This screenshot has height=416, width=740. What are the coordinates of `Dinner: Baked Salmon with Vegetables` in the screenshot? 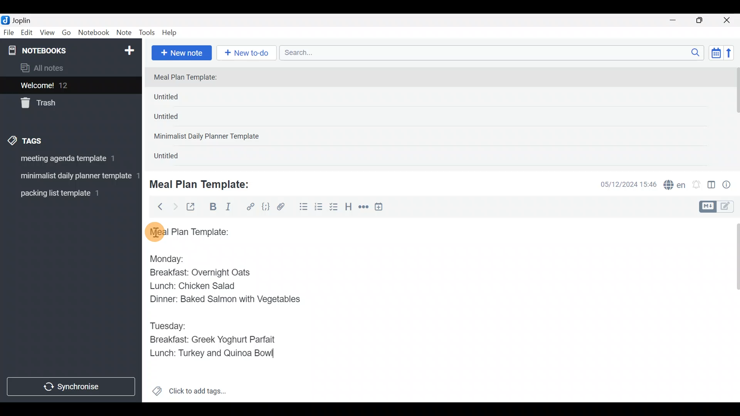 It's located at (223, 299).